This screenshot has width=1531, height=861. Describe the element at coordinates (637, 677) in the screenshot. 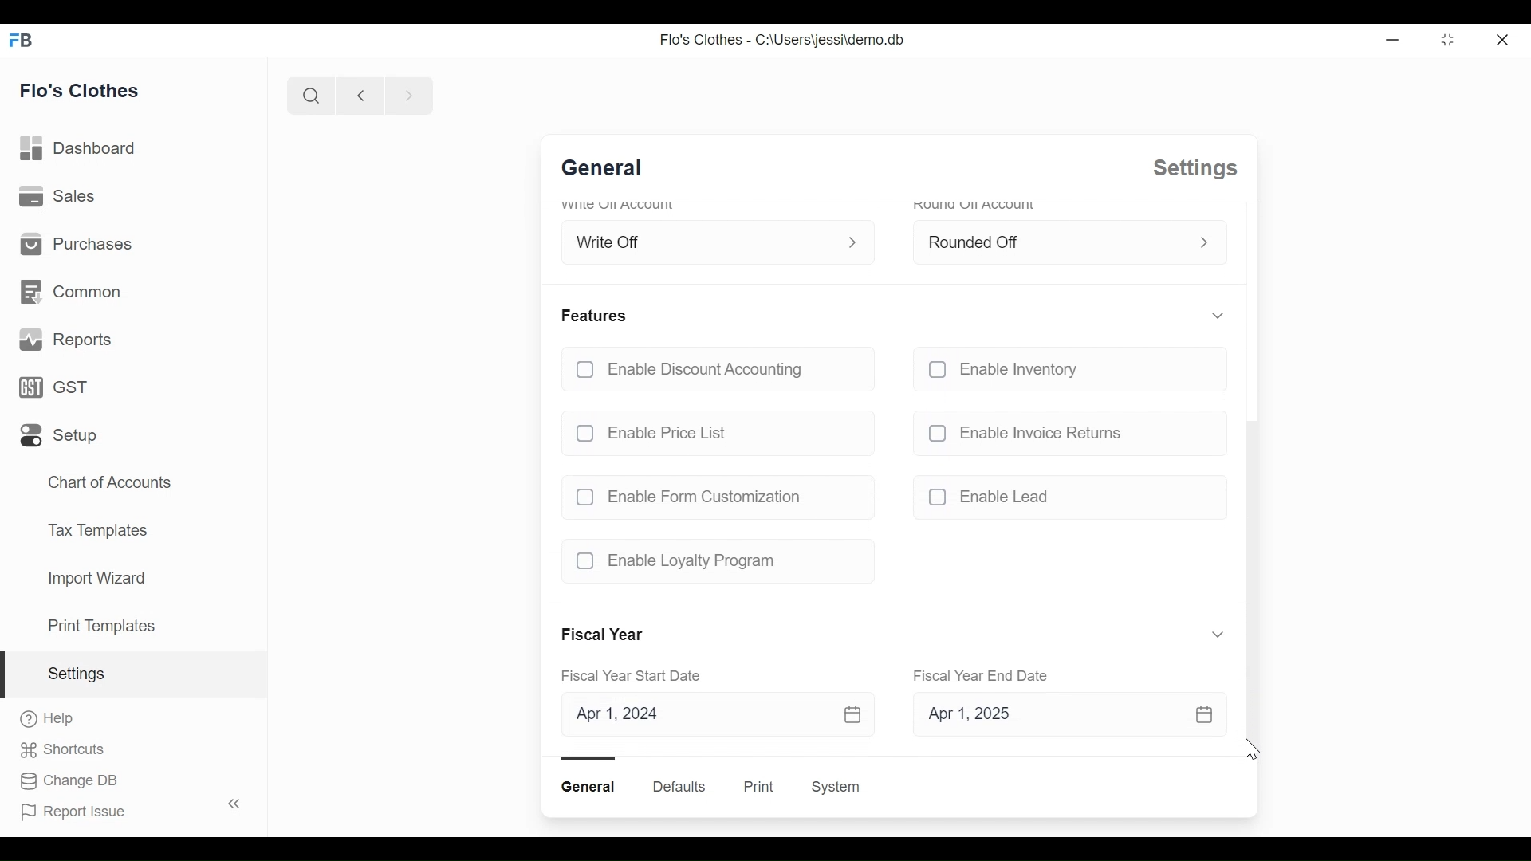

I see `Fiscal Year Start Date` at that location.